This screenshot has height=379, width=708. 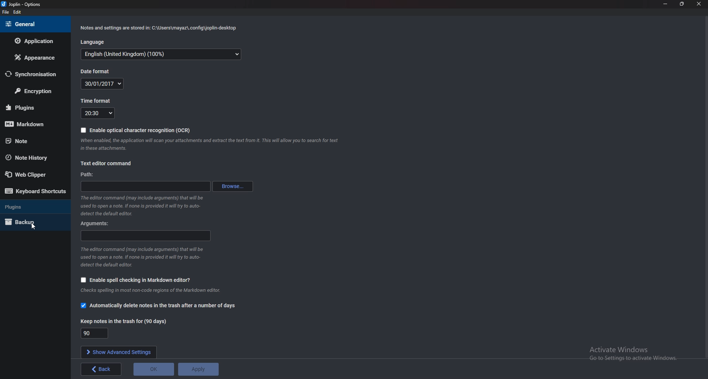 What do you see at coordinates (35, 74) in the screenshot?
I see `Synchronization` at bounding box center [35, 74].